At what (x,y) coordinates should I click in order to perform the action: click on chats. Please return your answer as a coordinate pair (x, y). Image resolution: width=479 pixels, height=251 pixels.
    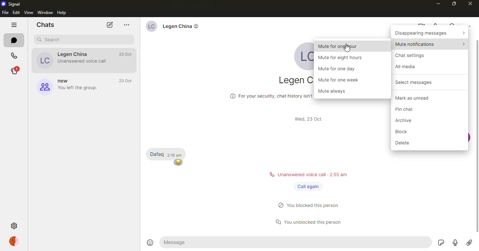
    Looking at the image, I should click on (46, 24).